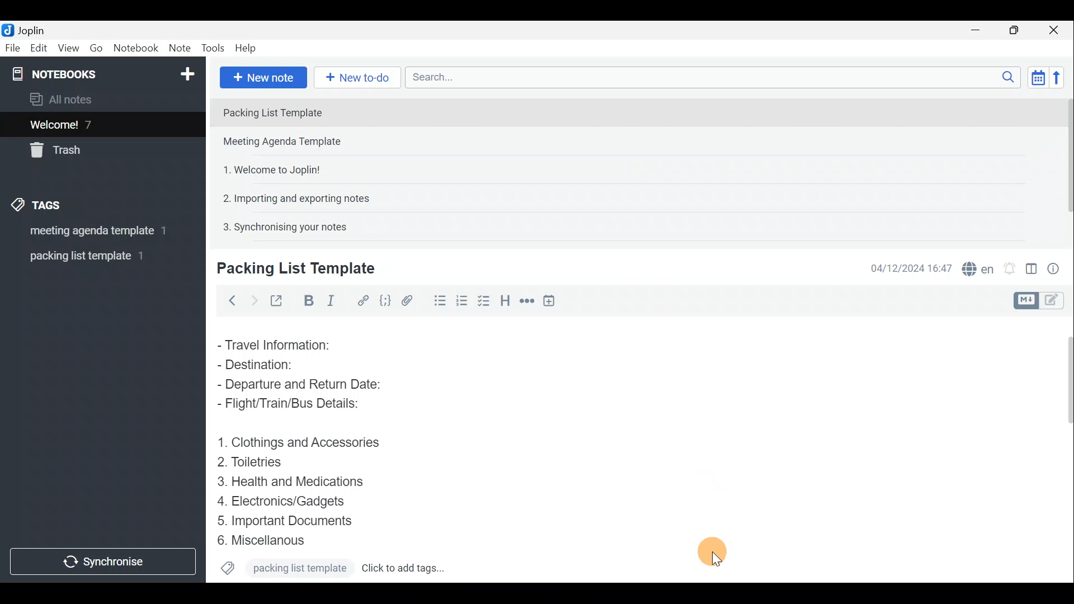 The width and height of the screenshot is (1074, 604). Describe the element at coordinates (525, 301) in the screenshot. I see `Horizontal rule` at that location.